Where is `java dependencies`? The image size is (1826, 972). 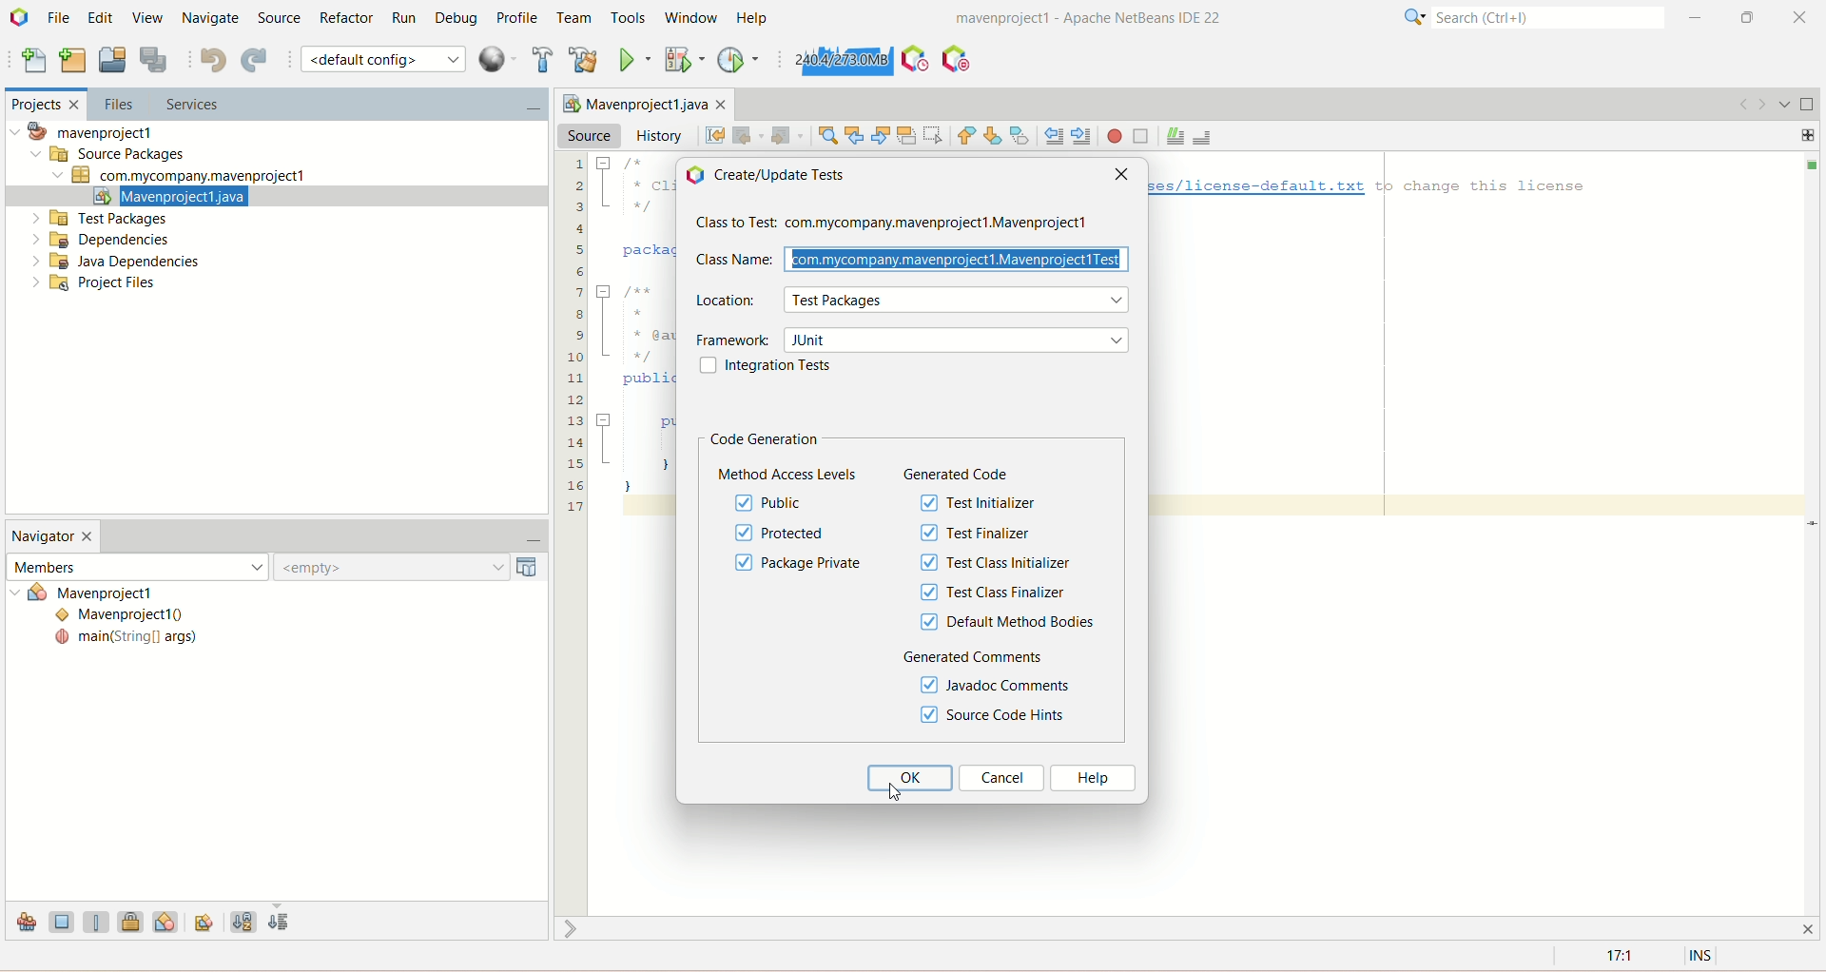 java dependencies is located at coordinates (109, 260).